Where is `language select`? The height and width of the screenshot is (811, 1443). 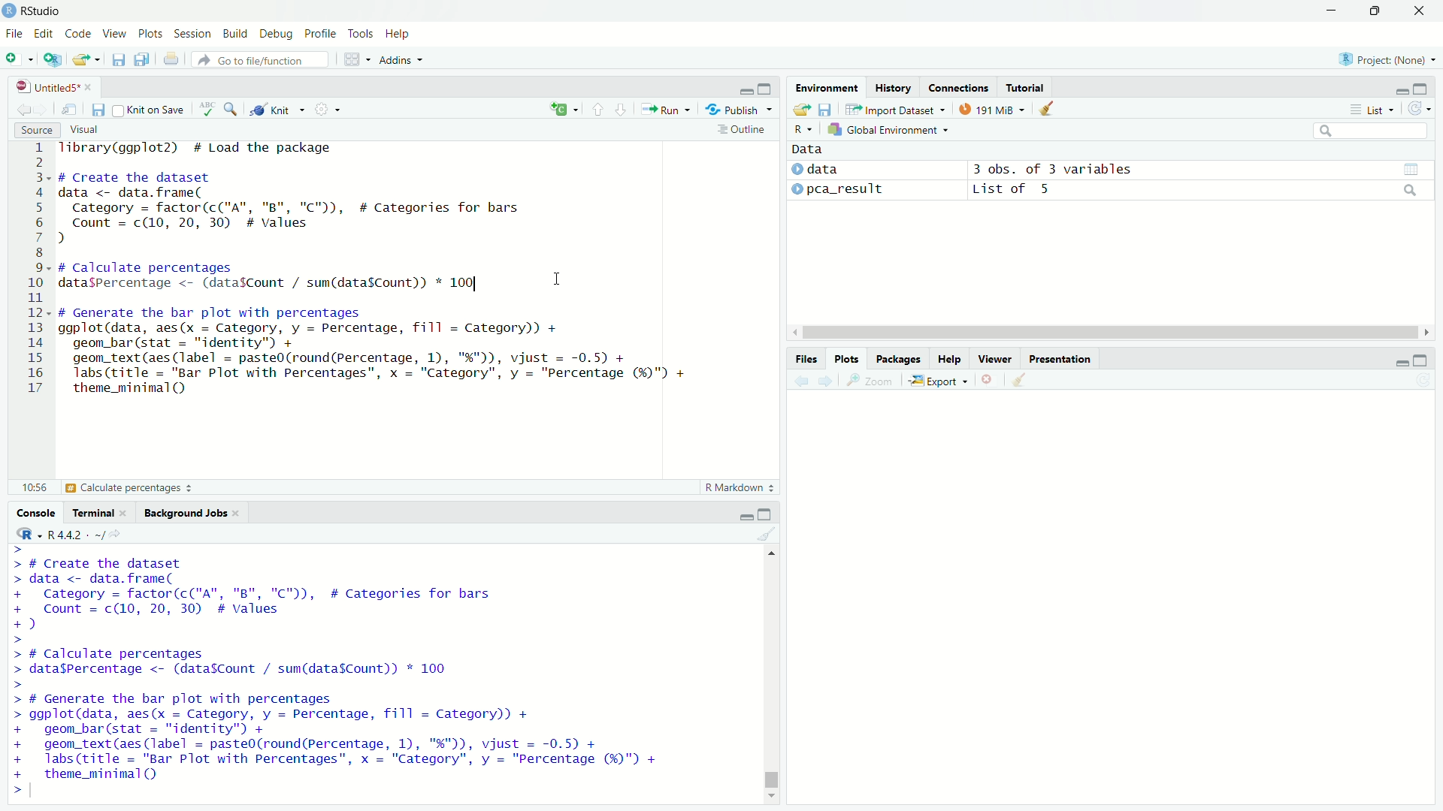
language select is located at coordinates (561, 110).